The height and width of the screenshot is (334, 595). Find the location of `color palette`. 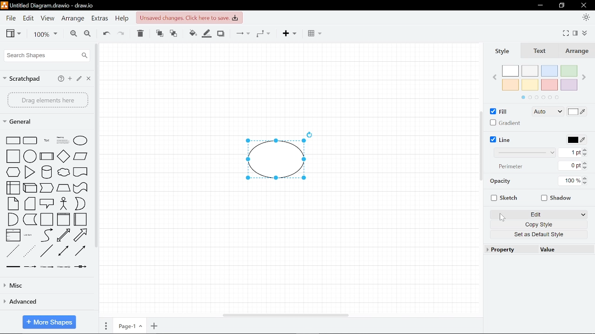

color palette is located at coordinates (540, 78).